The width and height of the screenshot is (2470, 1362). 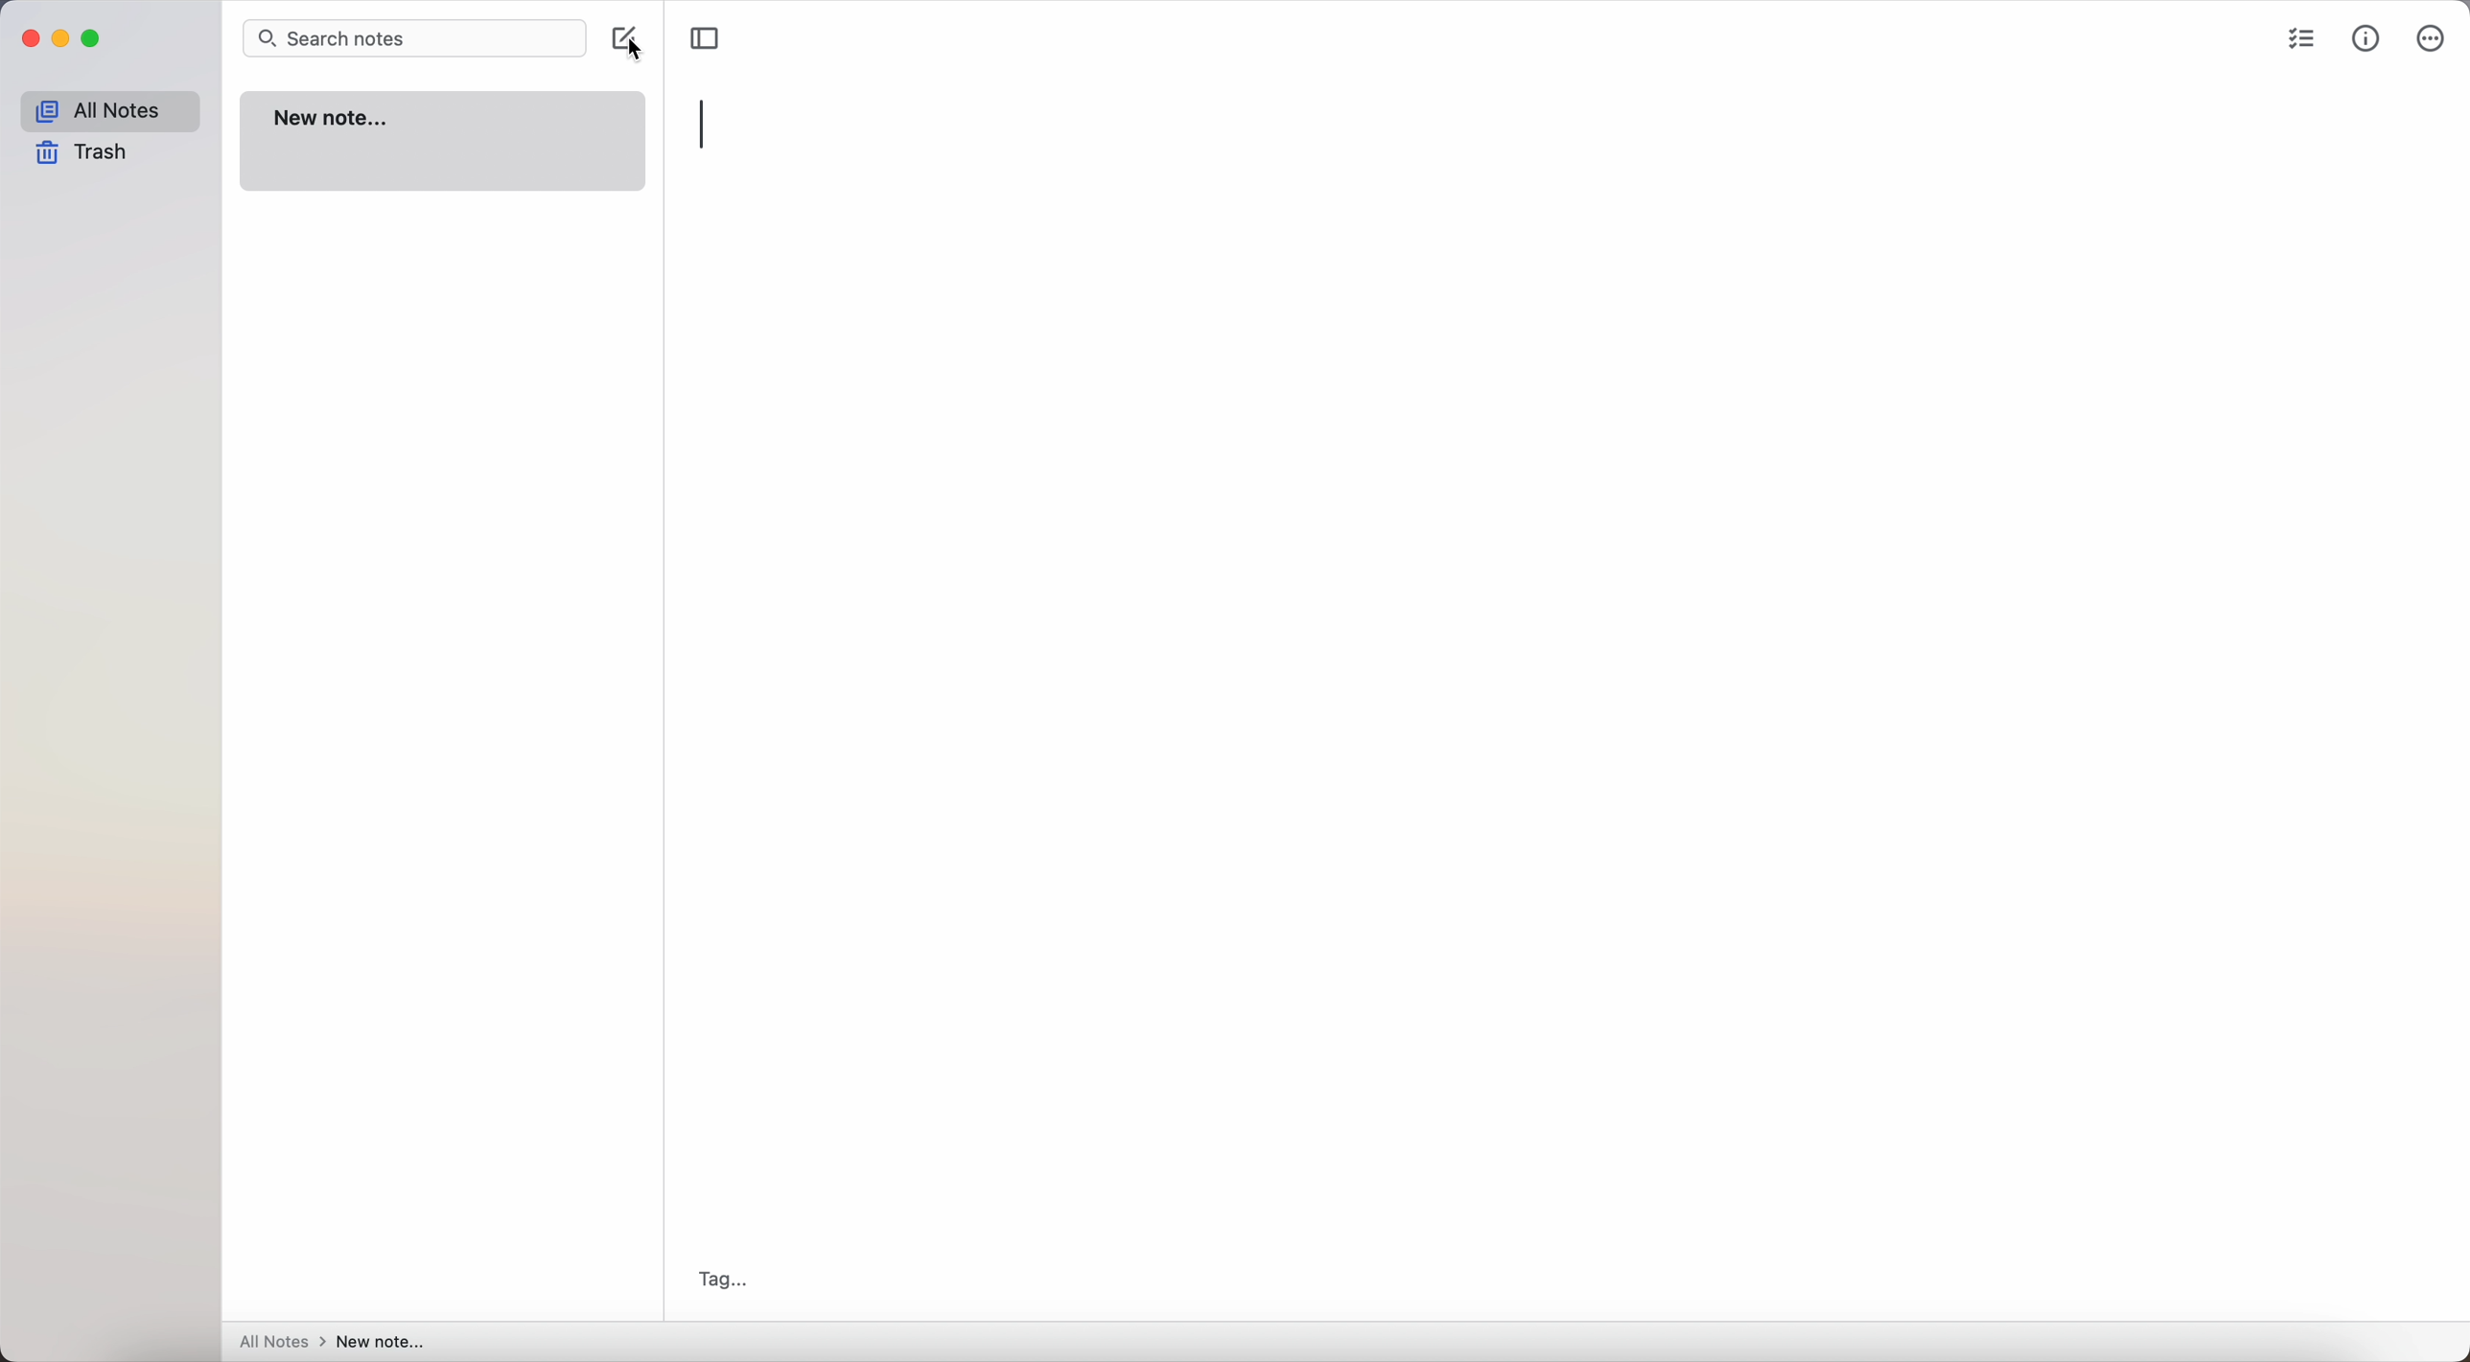 What do you see at coordinates (2430, 36) in the screenshot?
I see `more options` at bounding box center [2430, 36].